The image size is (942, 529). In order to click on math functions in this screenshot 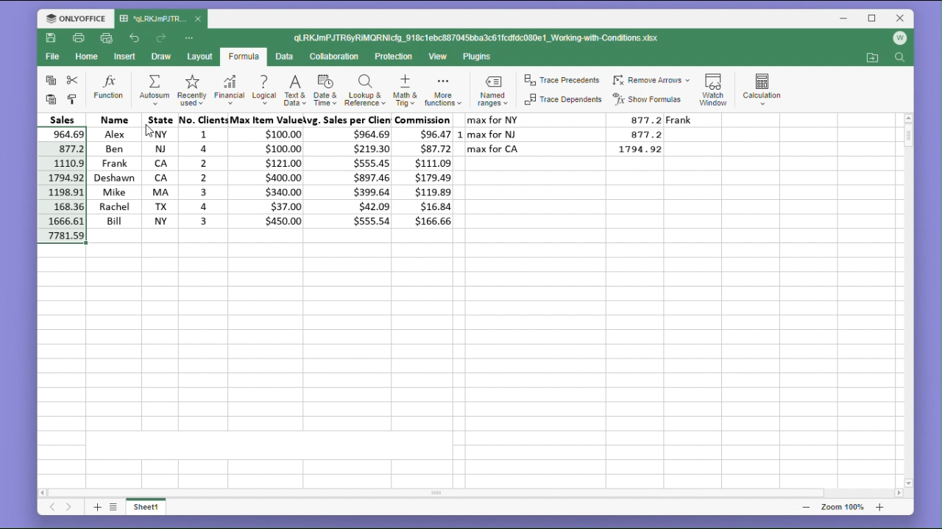, I will do `click(442, 92)`.